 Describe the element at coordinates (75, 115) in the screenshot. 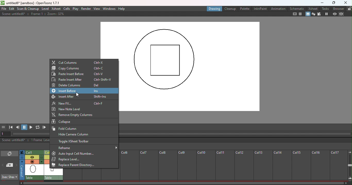

I see `Remove empty columns` at that location.